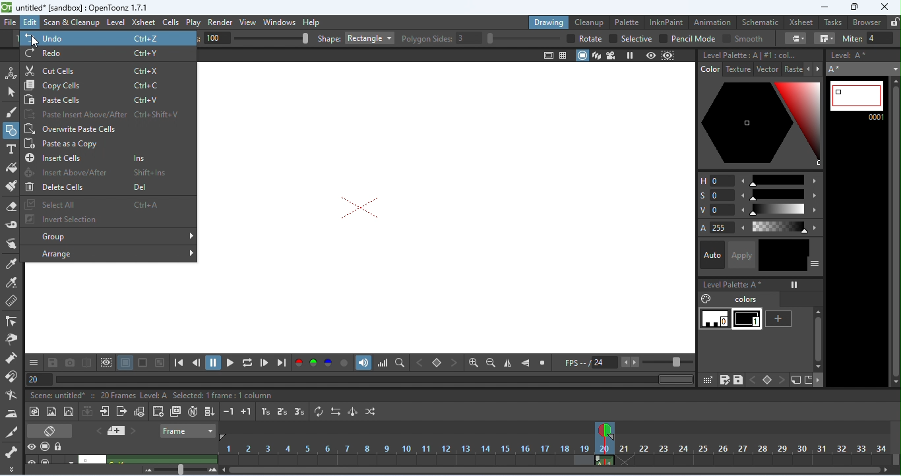 Image resolution: width=901 pixels, height=476 pixels. What do you see at coordinates (436, 363) in the screenshot?
I see `set key` at bounding box center [436, 363].